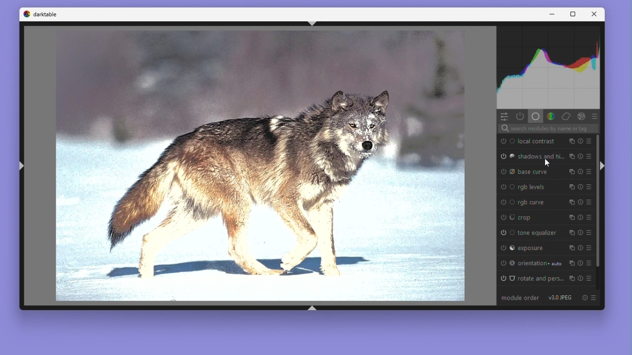  Describe the element at coordinates (575, 15) in the screenshot. I see `Maximize` at that location.